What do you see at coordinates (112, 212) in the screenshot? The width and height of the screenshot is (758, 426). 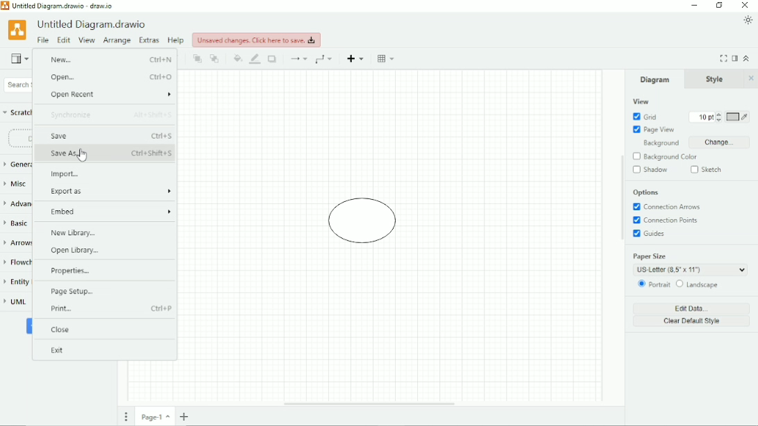 I see `Embed` at bounding box center [112, 212].